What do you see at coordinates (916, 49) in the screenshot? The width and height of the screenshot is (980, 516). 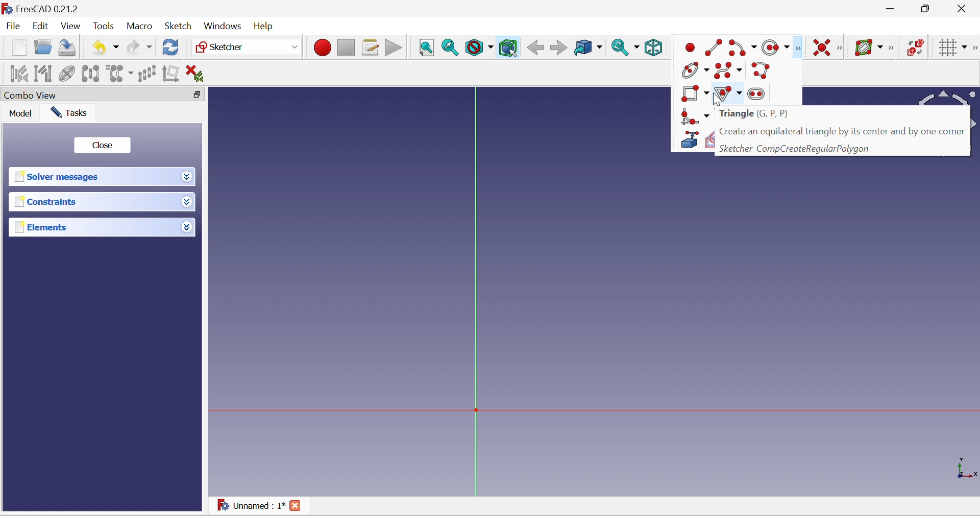 I see `Switch virtual space` at bounding box center [916, 49].